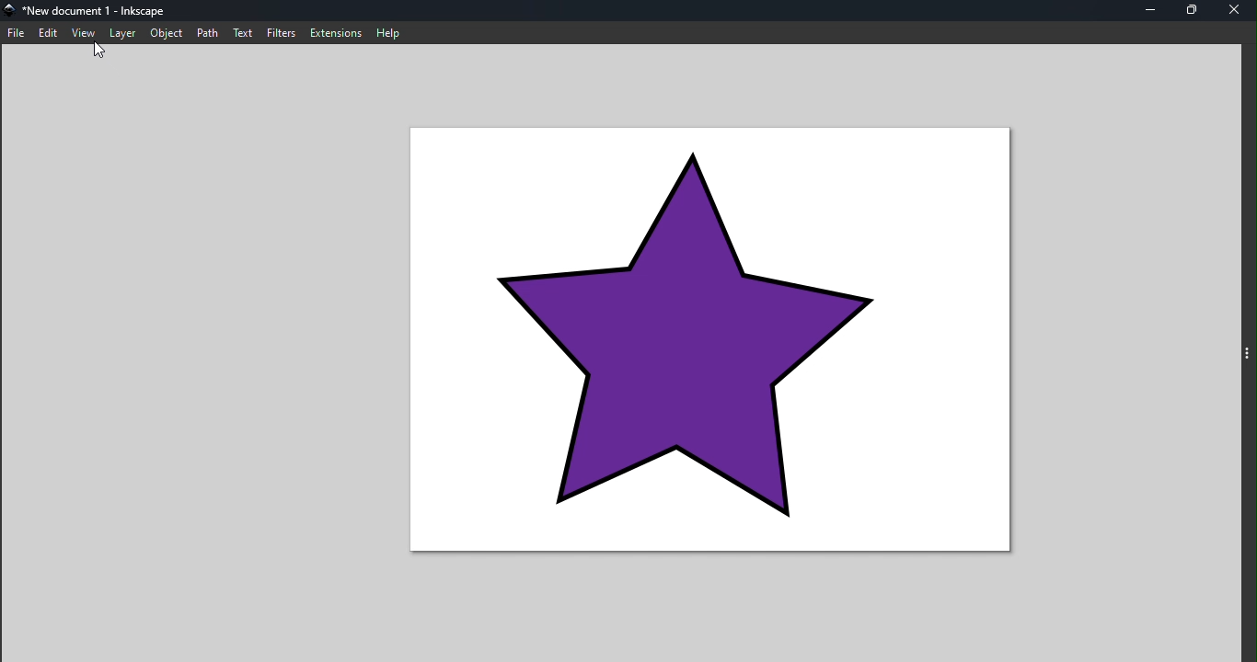  Describe the element at coordinates (89, 13) in the screenshot. I see `File name` at that location.